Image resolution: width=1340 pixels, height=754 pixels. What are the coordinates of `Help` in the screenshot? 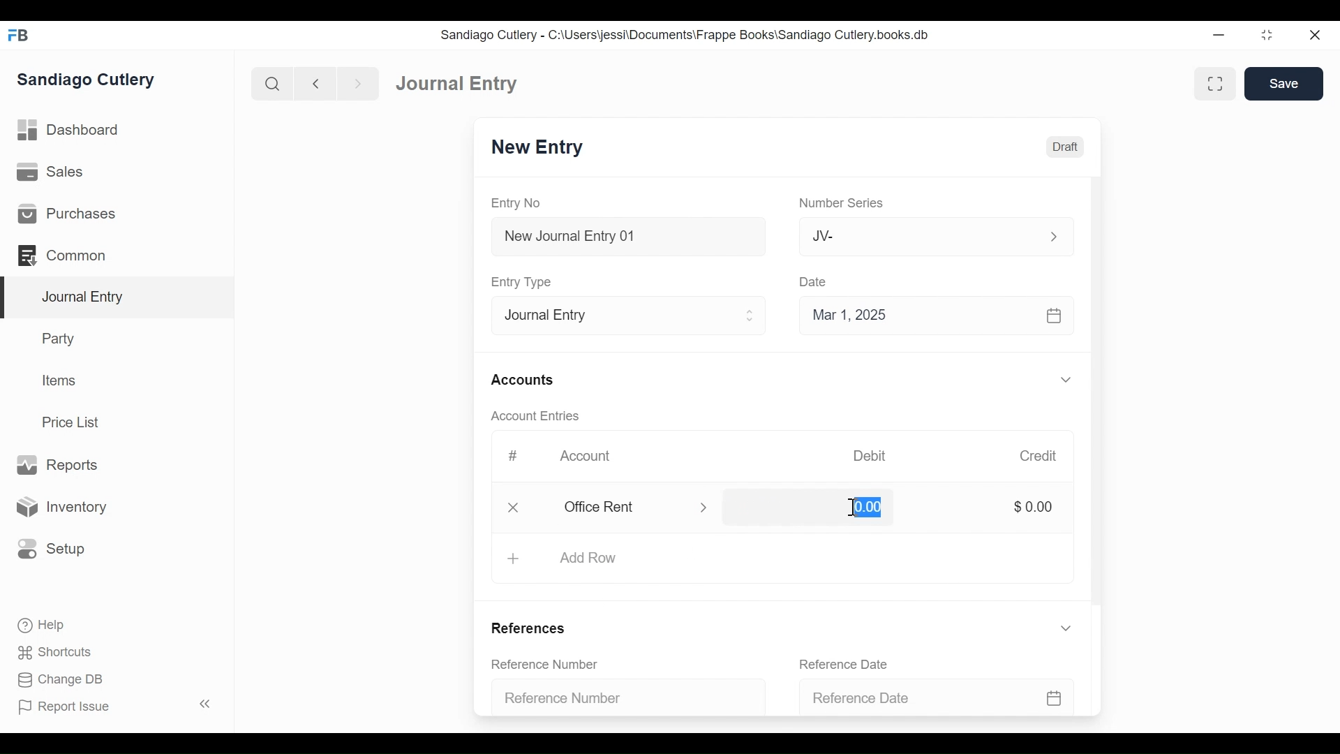 It's located at (35, 626).